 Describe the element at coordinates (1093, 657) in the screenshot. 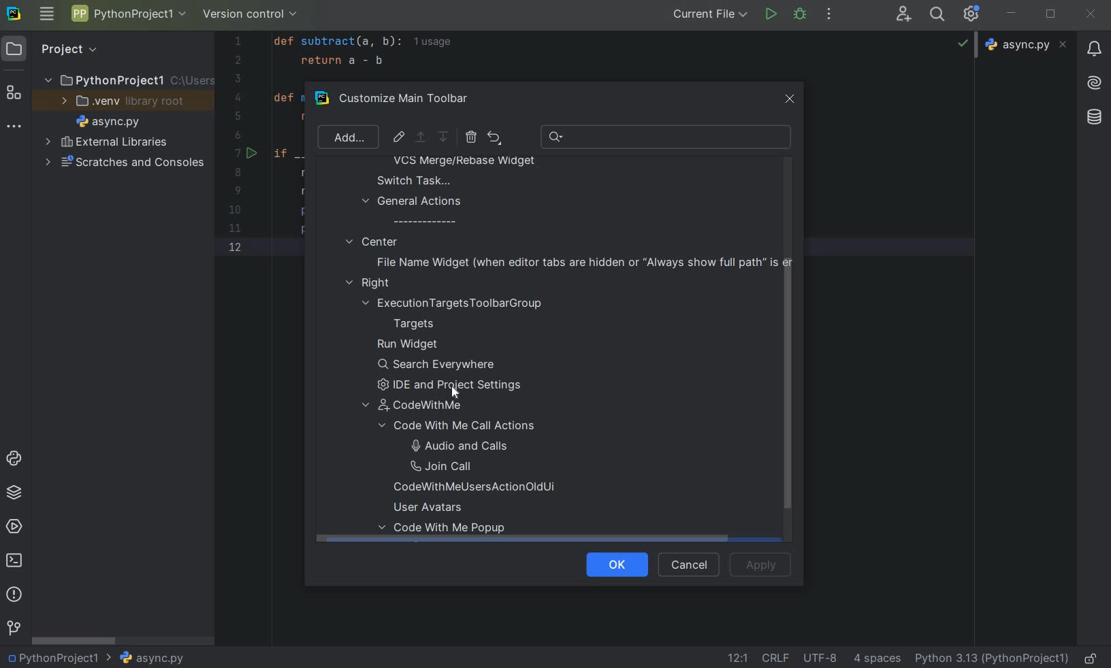

I see `MAKE FILE READY ONLY` at that location.